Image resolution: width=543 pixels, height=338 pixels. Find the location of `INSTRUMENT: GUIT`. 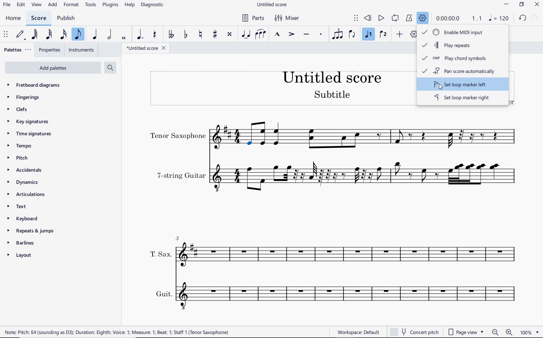

INSTRUMENT: GUIT is located at coordinates (332, 295).